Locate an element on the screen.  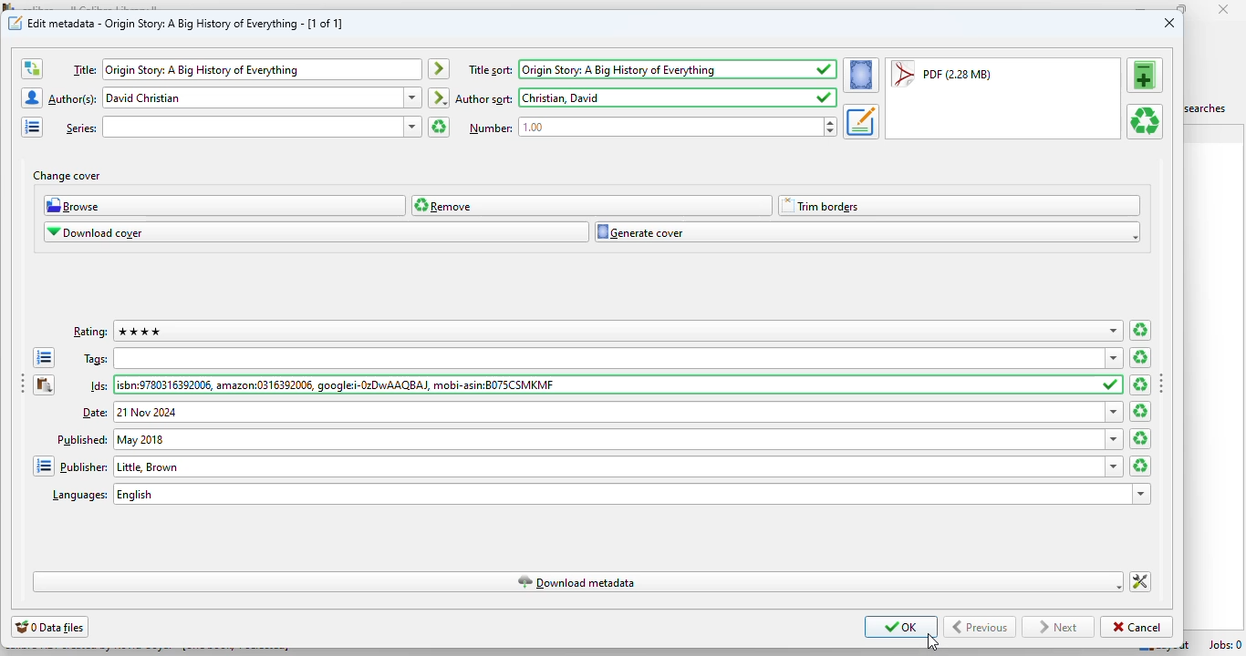
clear series is located at coordinates (439, 127).